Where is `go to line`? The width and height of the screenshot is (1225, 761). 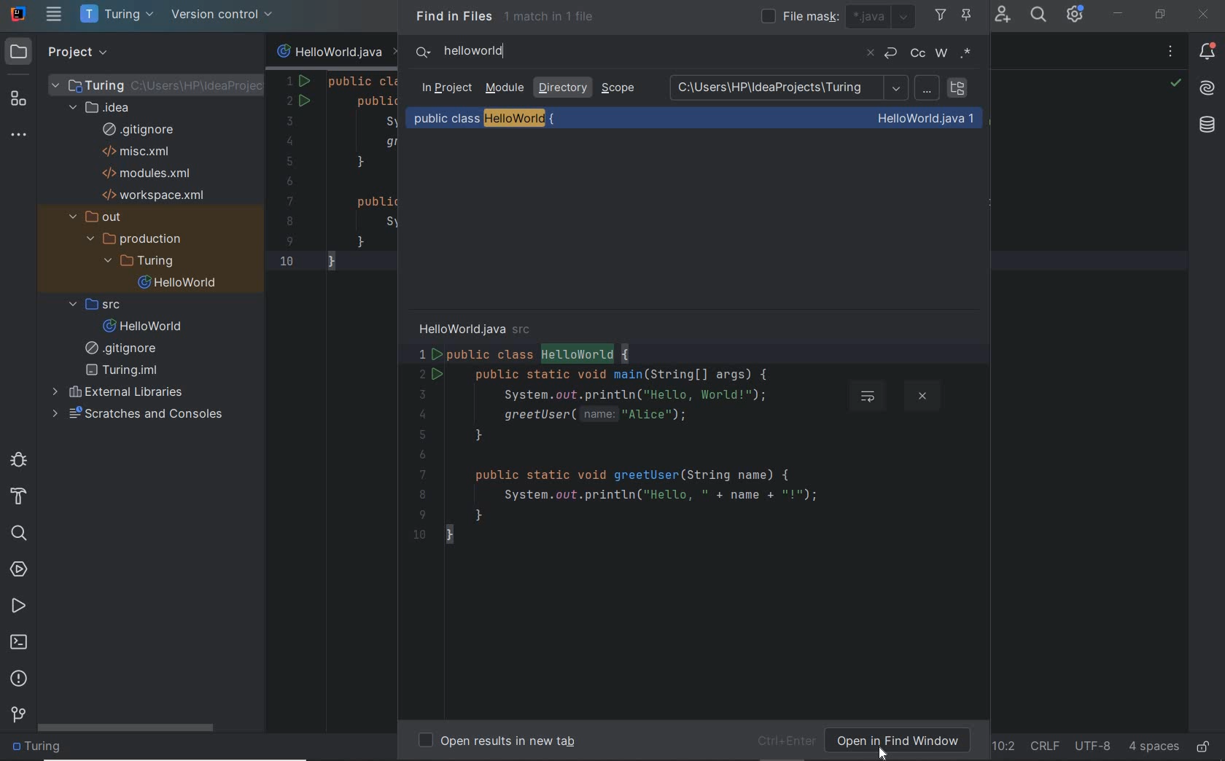
go to line is located at coordinates (1005, 746).